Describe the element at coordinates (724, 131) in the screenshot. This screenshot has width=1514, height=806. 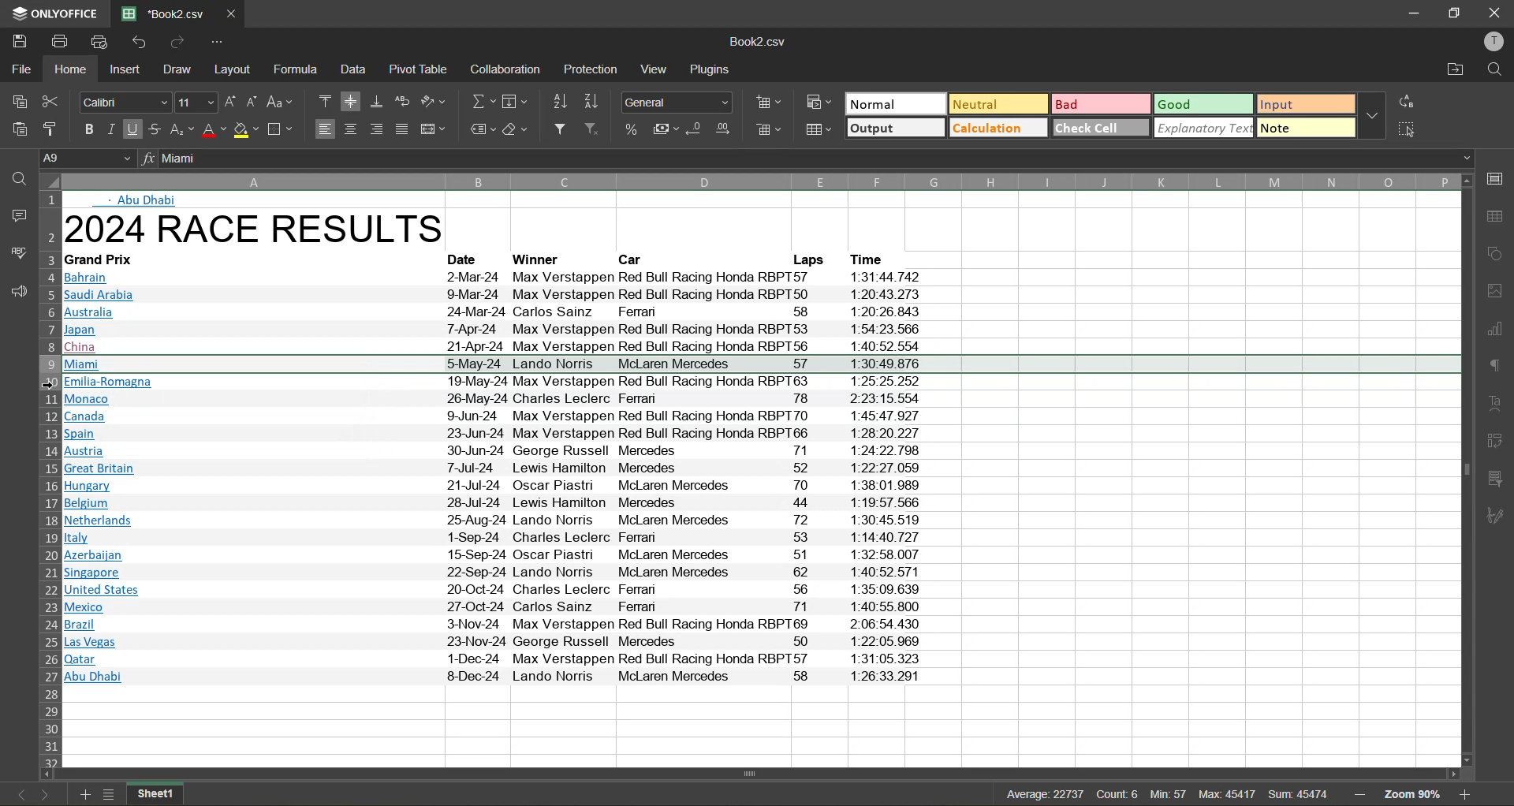
I see `increase decimal` at that location.